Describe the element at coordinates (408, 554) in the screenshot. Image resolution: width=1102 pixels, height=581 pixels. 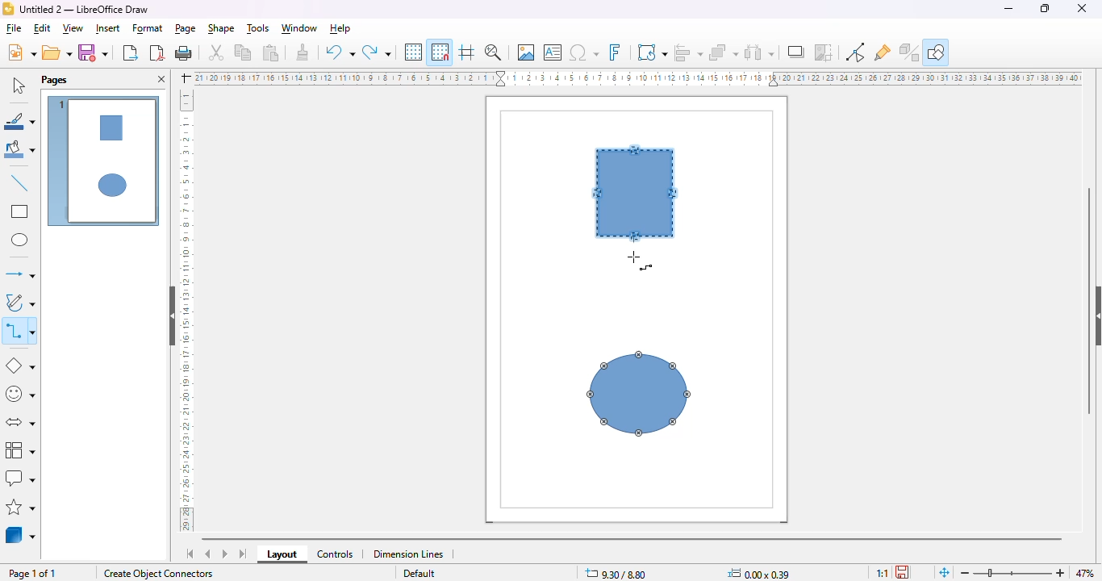
I see `dimension lines` at that location.